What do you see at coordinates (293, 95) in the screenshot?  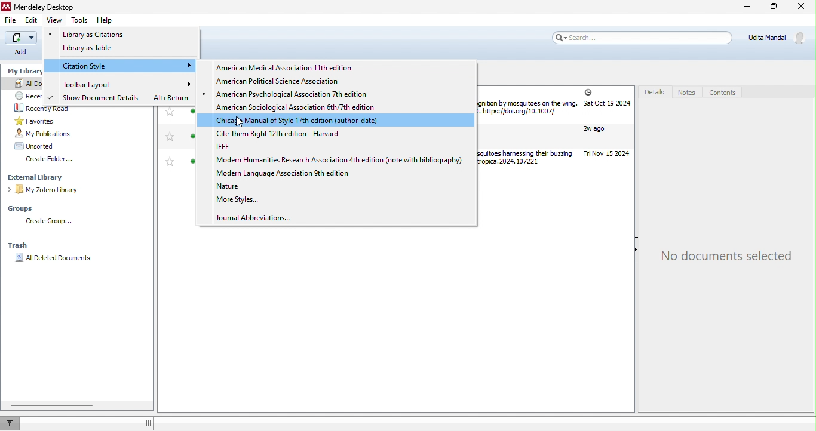 I see `american psycholgical association 7th edition` at bounding box center [293, 95].